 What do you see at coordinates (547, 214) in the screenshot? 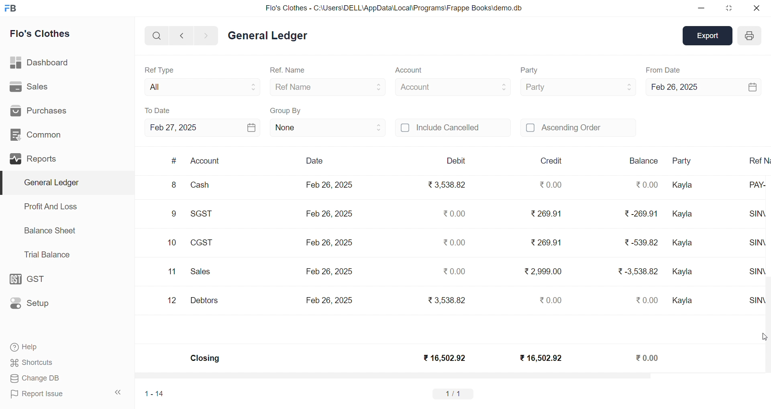
I see `₹269.91` at bounding box center [547, 214].